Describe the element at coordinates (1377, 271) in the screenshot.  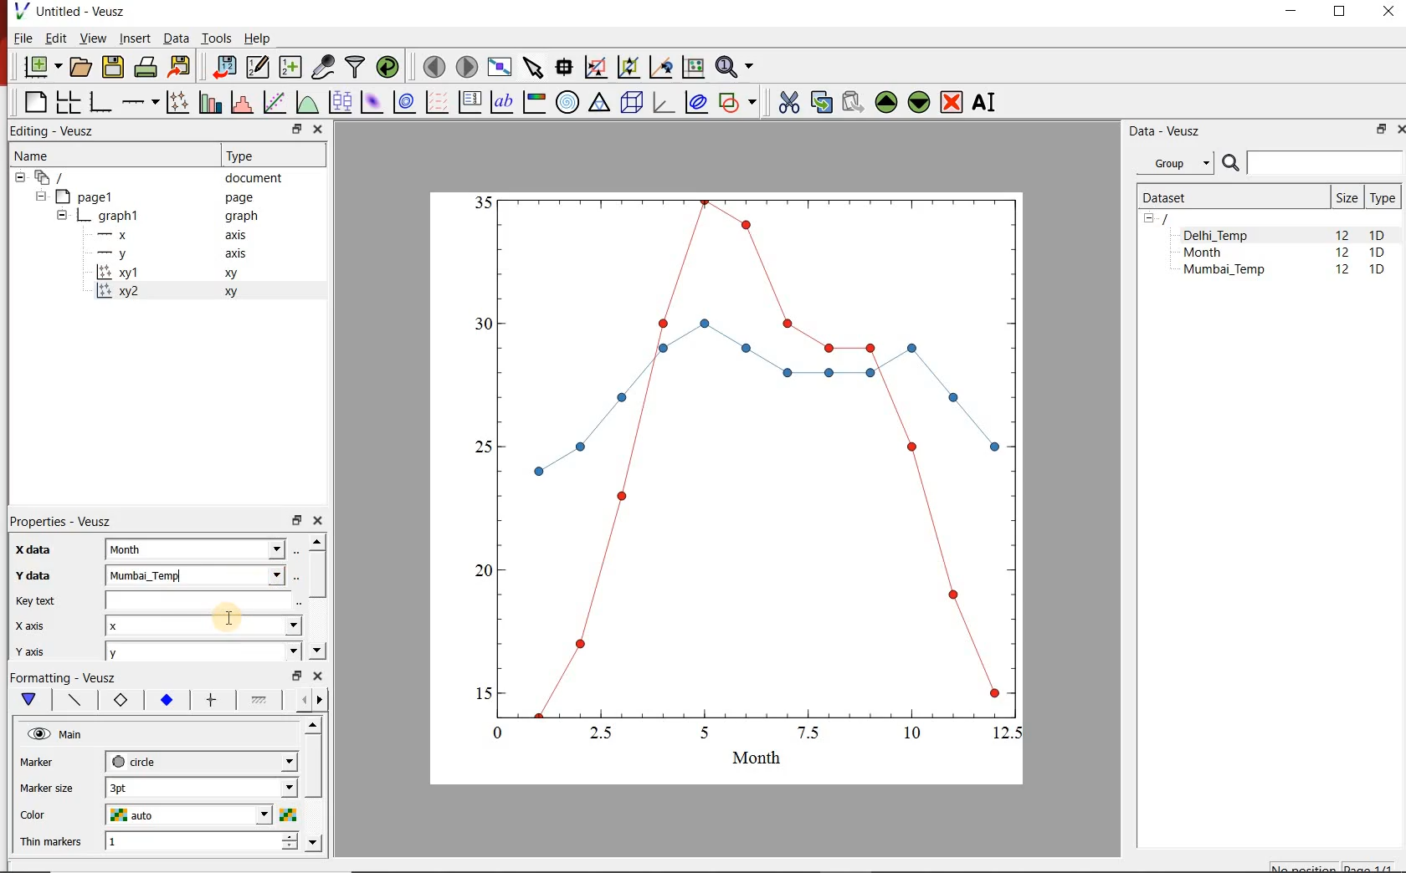
I see `1D` at that location.